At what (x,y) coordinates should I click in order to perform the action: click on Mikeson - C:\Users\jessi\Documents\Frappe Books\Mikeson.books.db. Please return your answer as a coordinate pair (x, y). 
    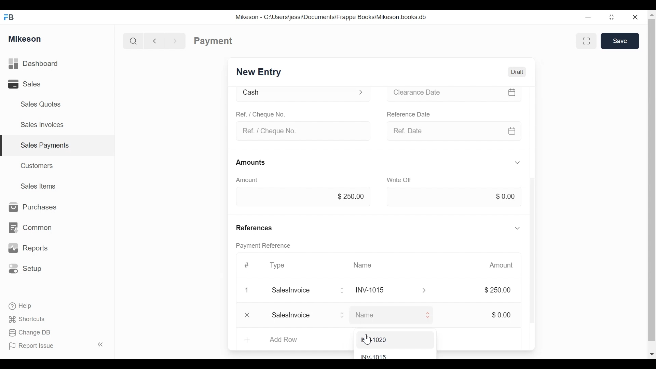
    Looking at the image, I should click on (336, 17).